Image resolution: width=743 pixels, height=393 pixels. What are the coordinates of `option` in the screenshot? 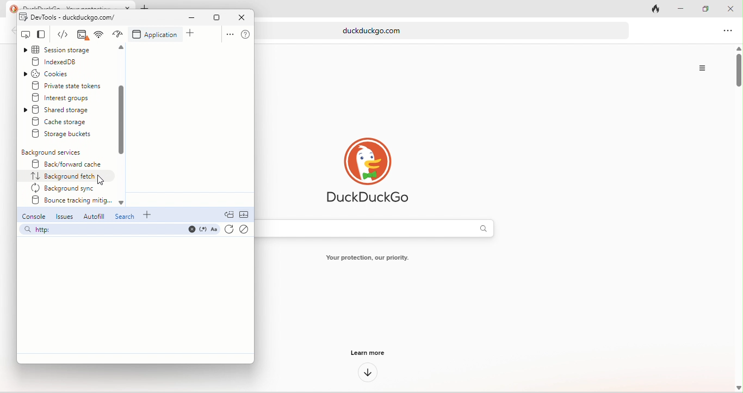 It's located at (228, 35).